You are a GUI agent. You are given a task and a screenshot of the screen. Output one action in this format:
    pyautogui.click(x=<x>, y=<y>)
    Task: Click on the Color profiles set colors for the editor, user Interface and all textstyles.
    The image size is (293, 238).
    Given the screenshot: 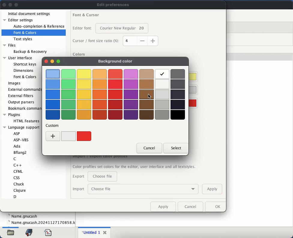 What is the action you would take?
    pyautogui.click(x=135, y=167)
    